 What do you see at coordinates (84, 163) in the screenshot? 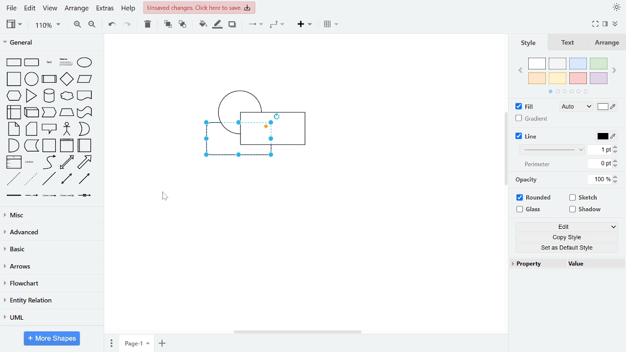
I see `arrow` at bounding box center [84, 163].